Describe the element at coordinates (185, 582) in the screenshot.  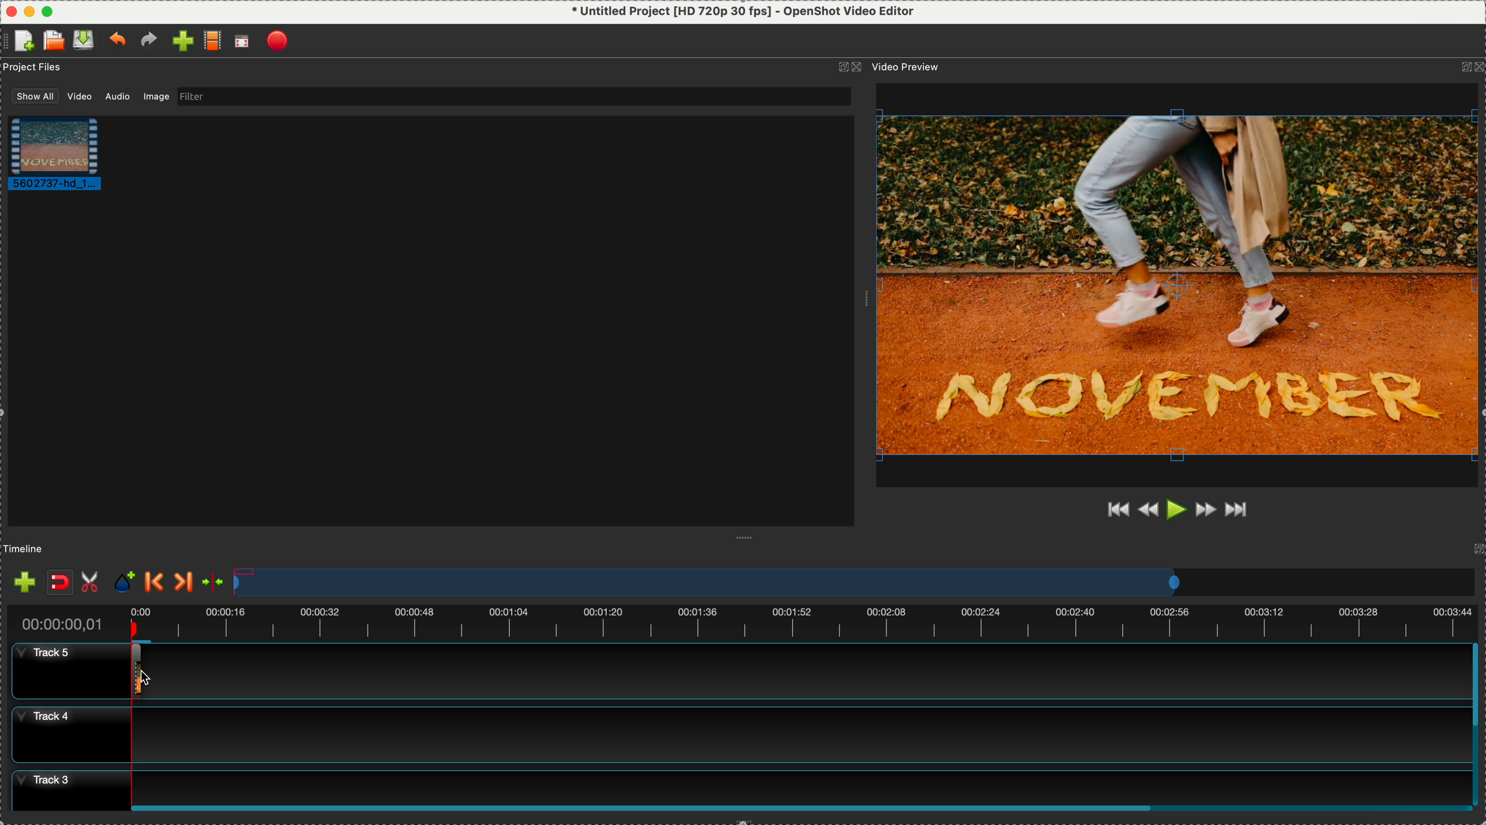
I see `next marker` at that location.